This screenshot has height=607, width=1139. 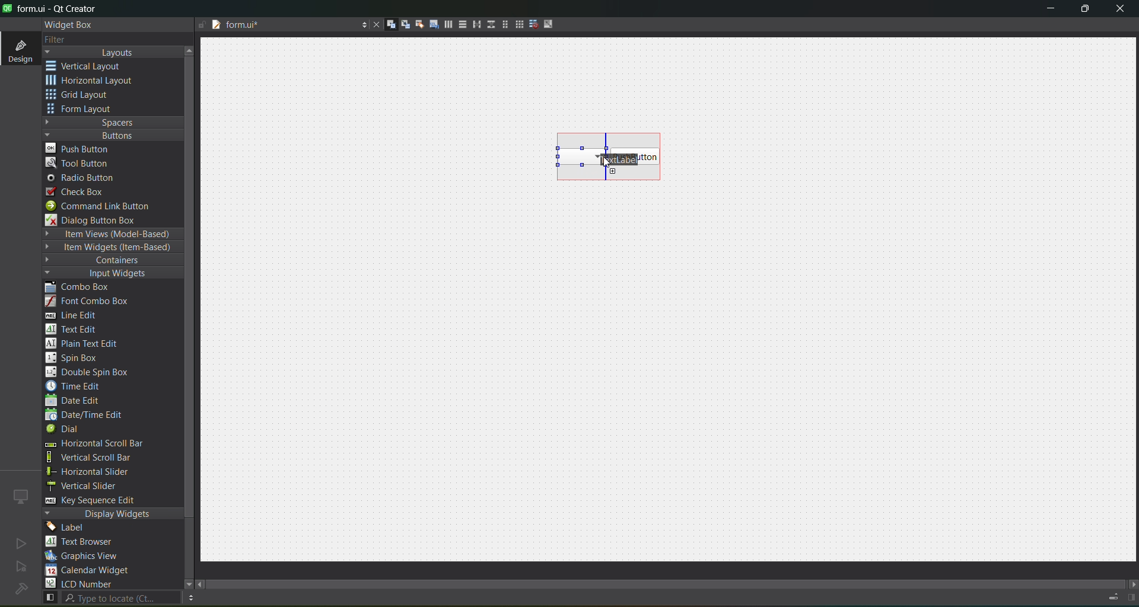 What do you see at coordinates (78, 357) in the screenshot?
I see `spin box` at bounding box center [78, 357].